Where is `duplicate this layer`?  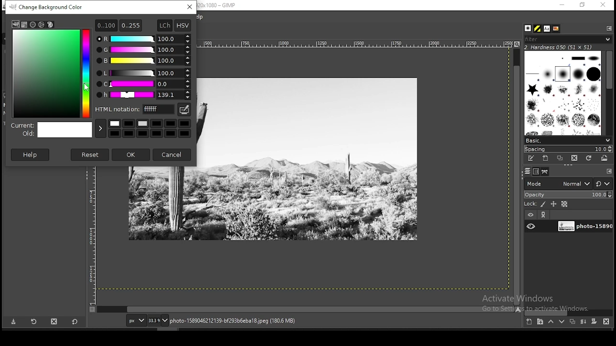
duplicate this layer is located at coordinates (572, 321).